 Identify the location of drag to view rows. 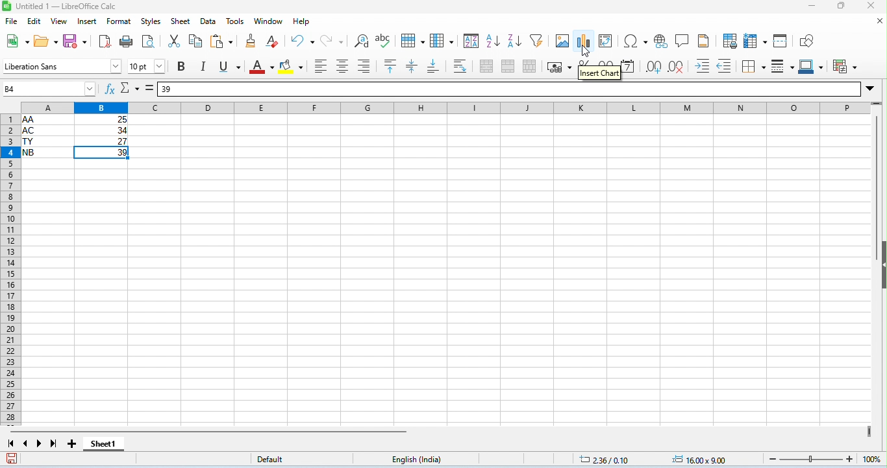
(877, 104).